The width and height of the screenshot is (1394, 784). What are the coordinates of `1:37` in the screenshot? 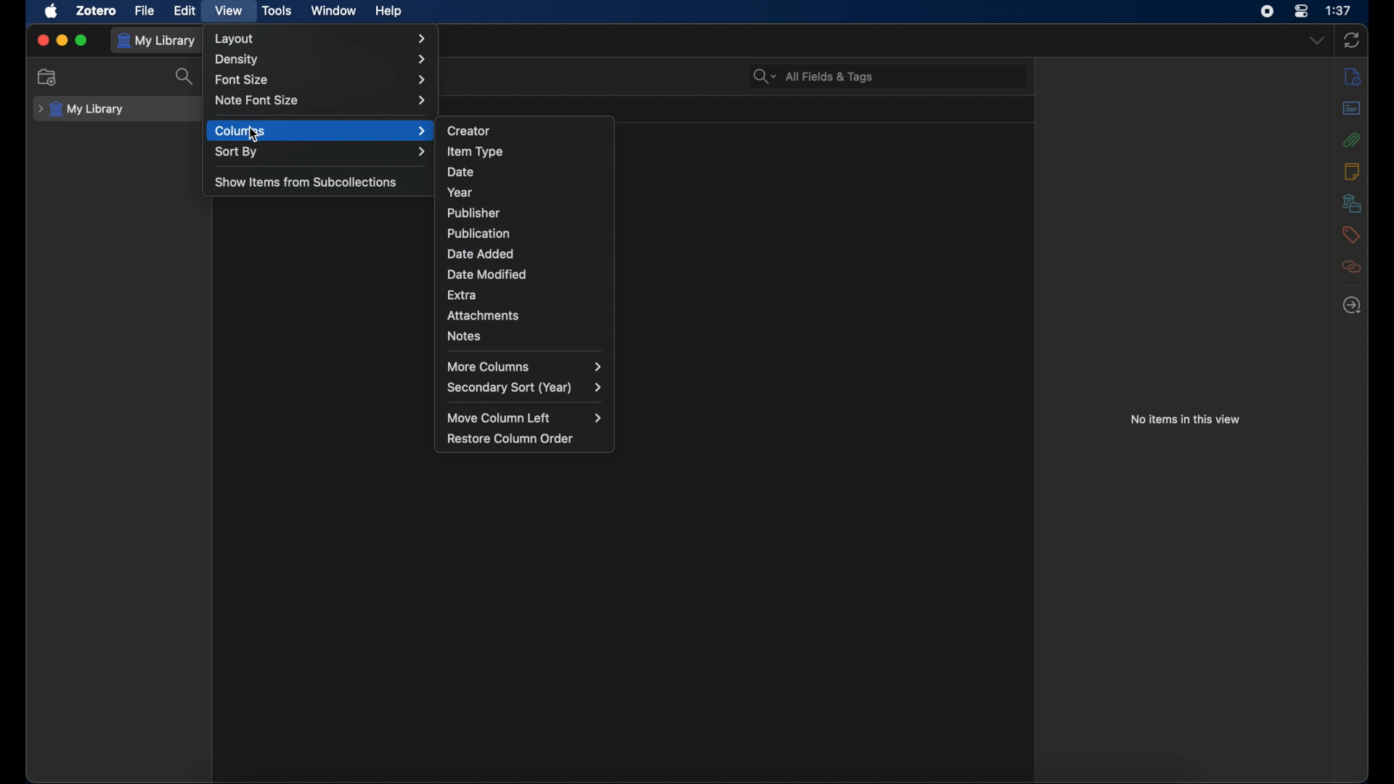 It's located at (1338, 10).